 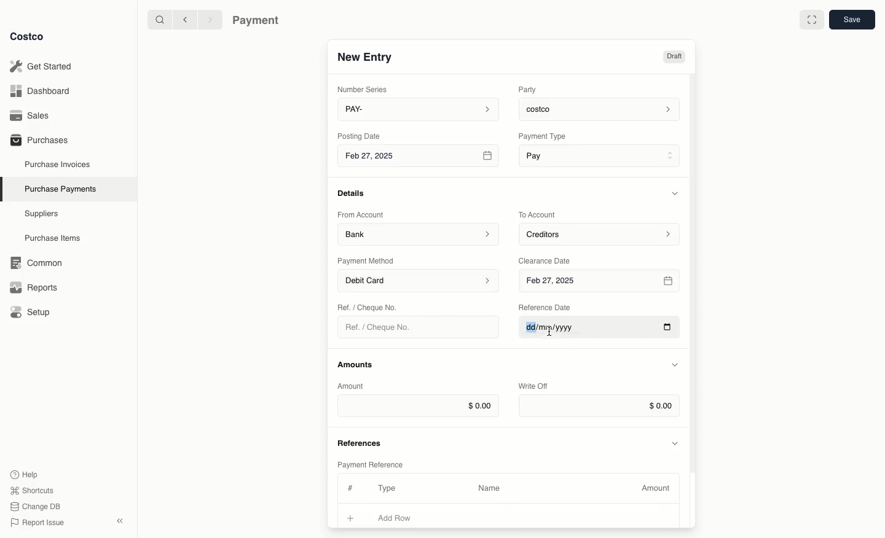 I want to click on Type, so click(x=390, y=488).